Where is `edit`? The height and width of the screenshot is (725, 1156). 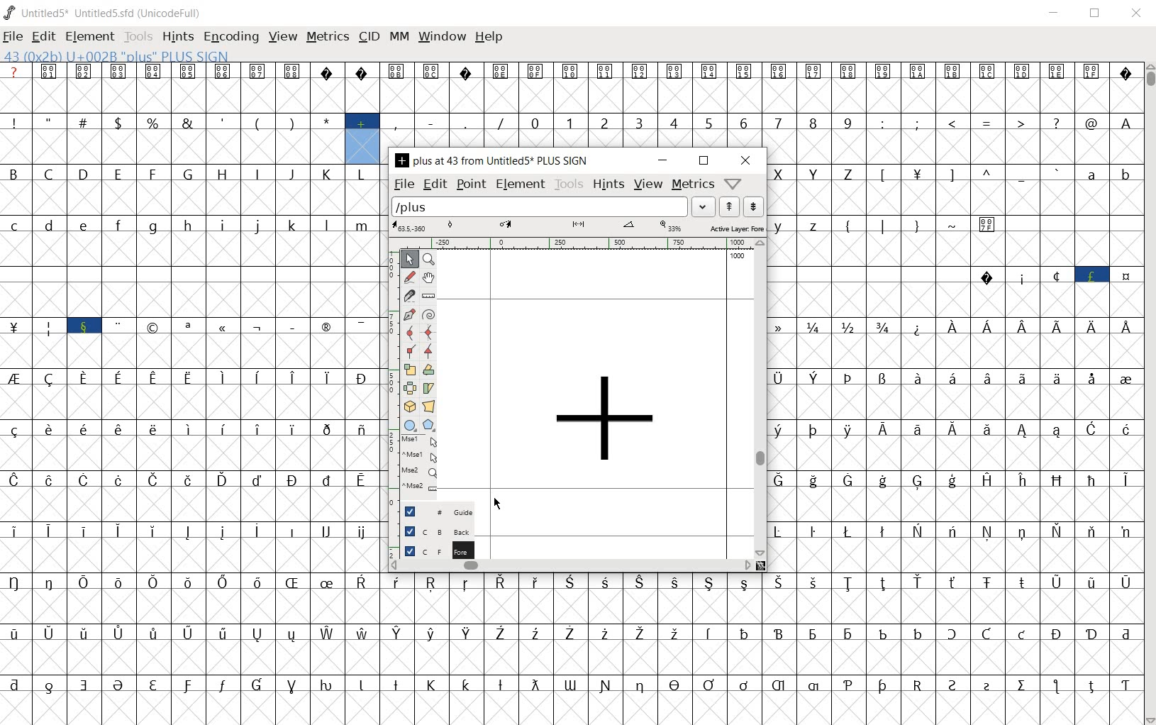
edit is located at coordinates (43, 35).